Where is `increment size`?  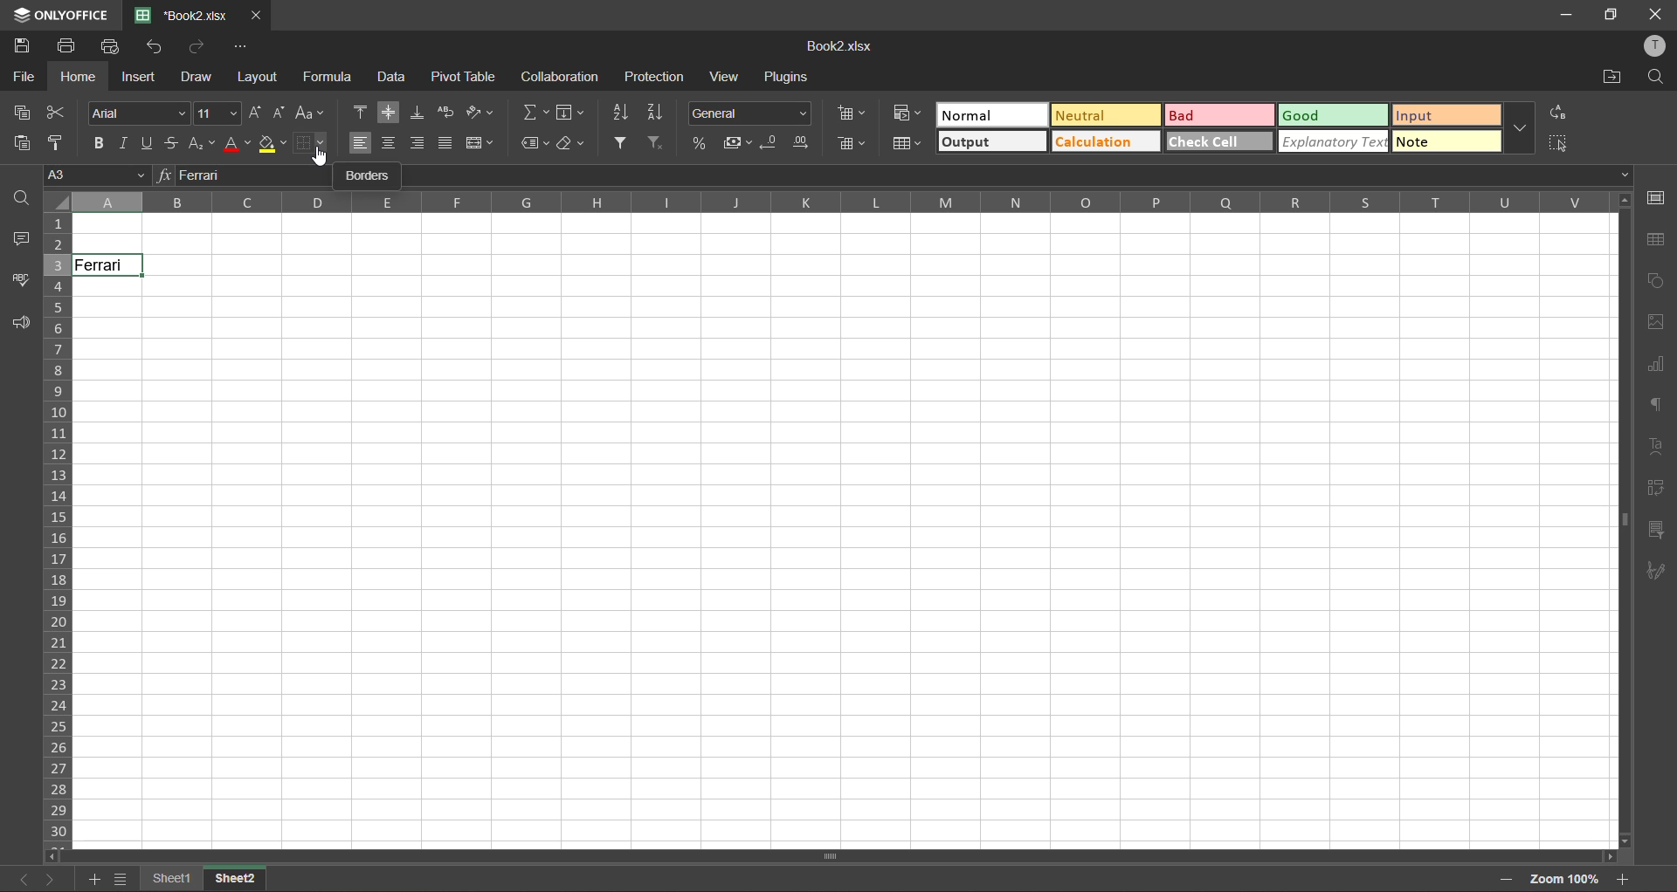
increment size is located at coordinates (257, 112).